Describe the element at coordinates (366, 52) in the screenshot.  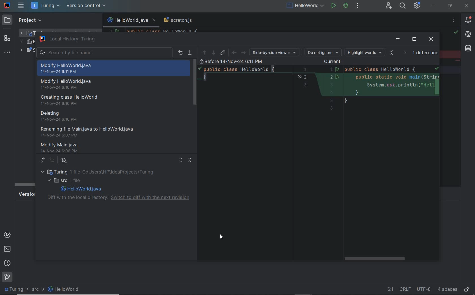
I see `highlight words` at that location.